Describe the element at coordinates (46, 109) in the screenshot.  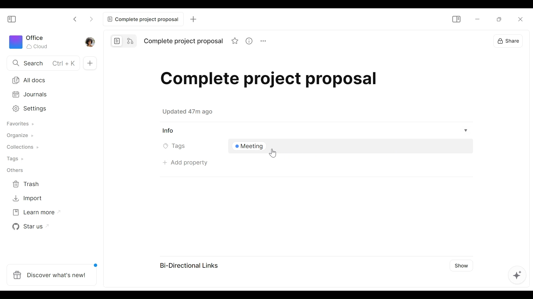
I see `Settings` at that location.